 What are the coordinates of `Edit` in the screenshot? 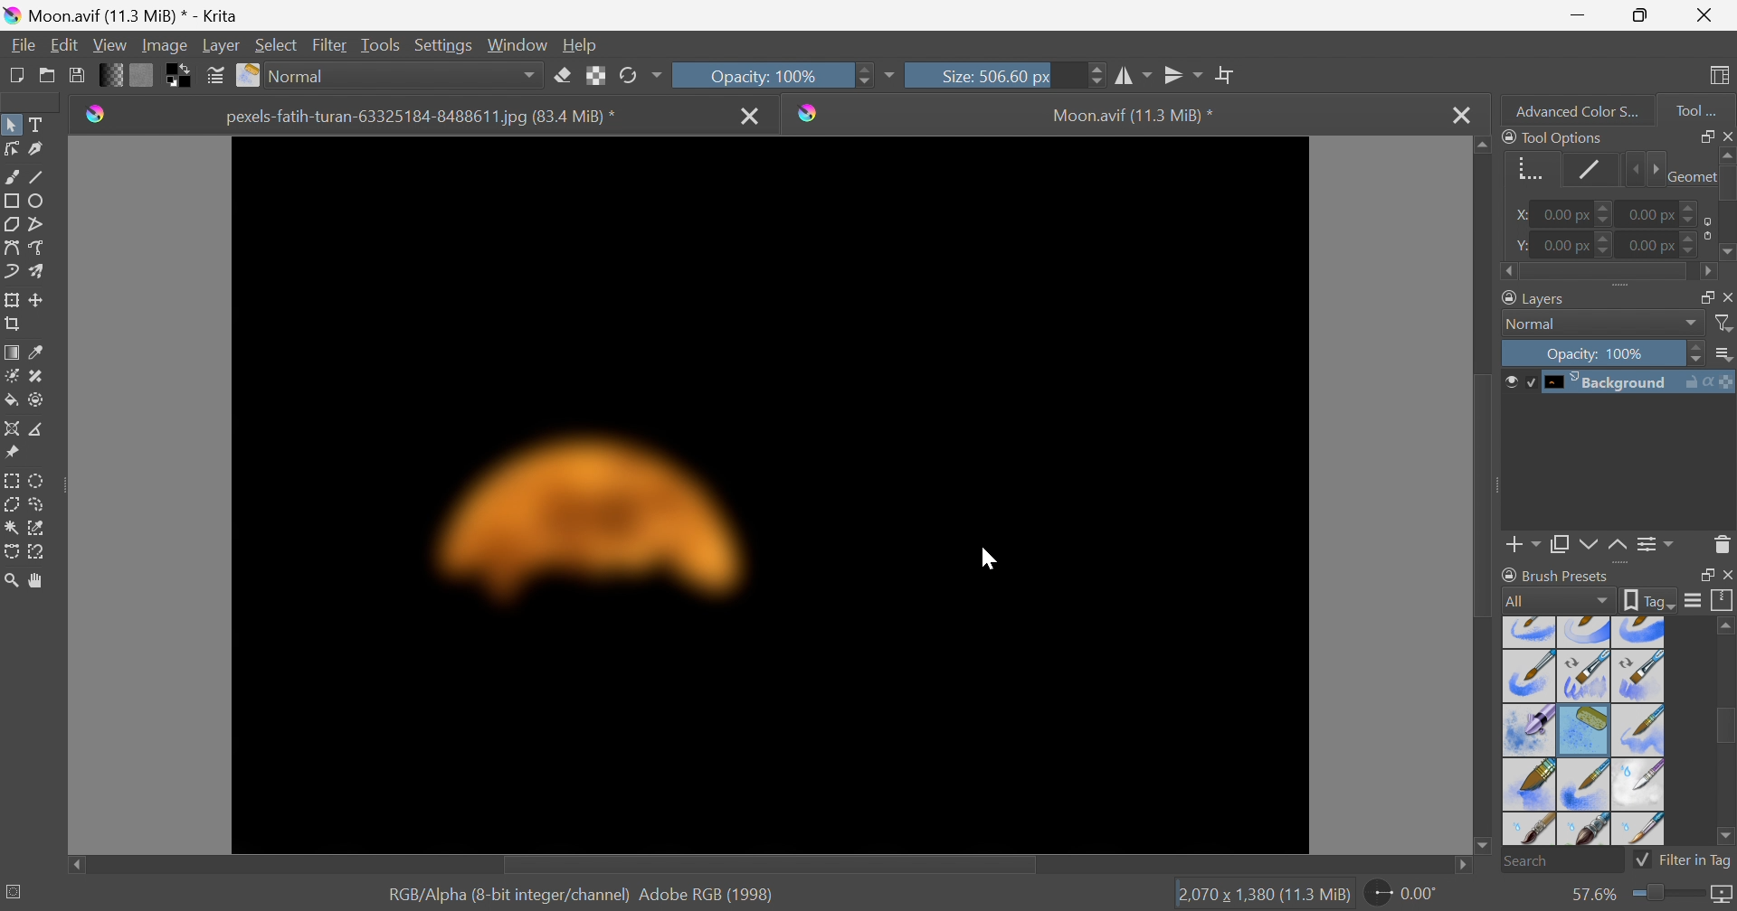 It's located at (65, 44).